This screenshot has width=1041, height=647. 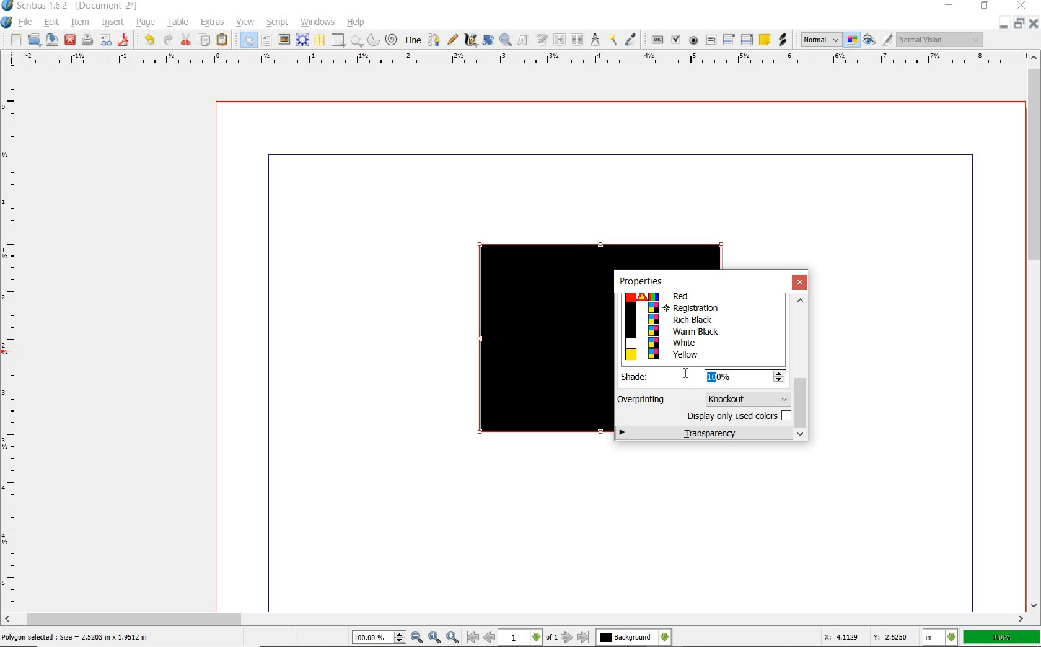 What do you see at coordinates (338, 40) in the screenshot?
I see `shape` at bounding box center [338, 40].